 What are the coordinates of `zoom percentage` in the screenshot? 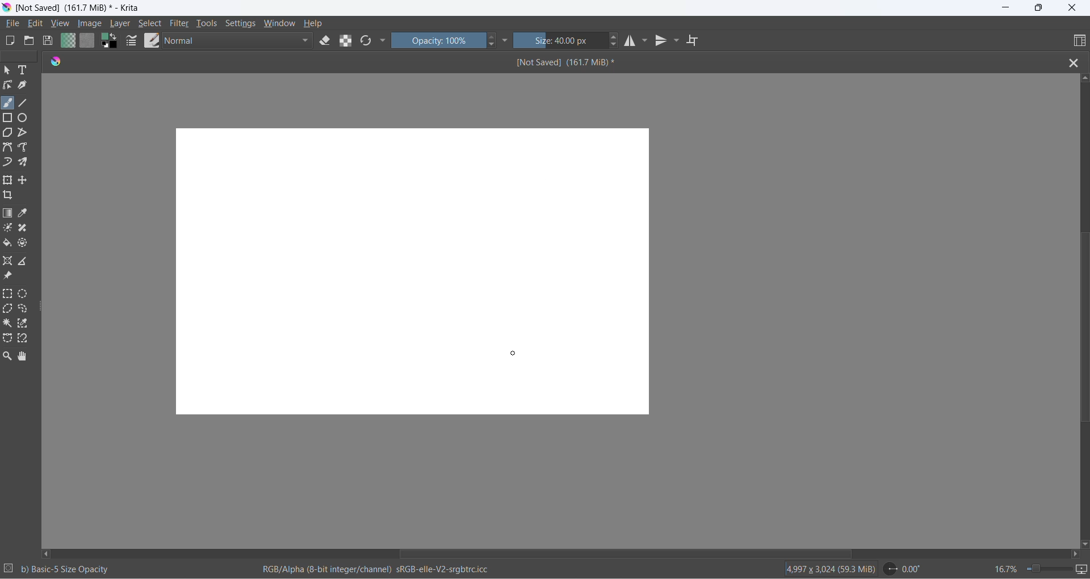 It's located at (1005, 568).